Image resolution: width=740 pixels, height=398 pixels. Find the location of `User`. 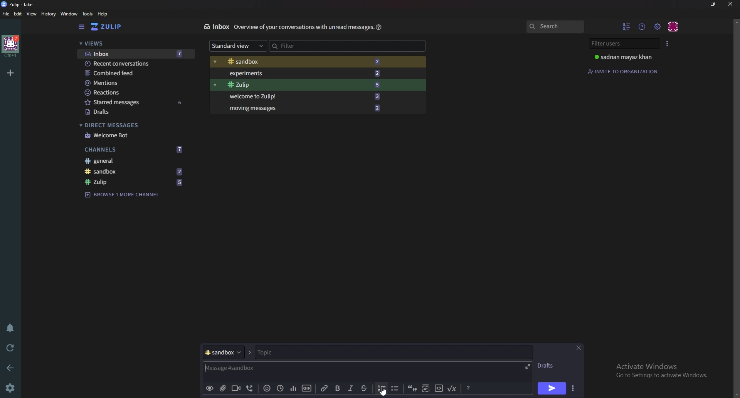

User is located at coordinates (625, 57).